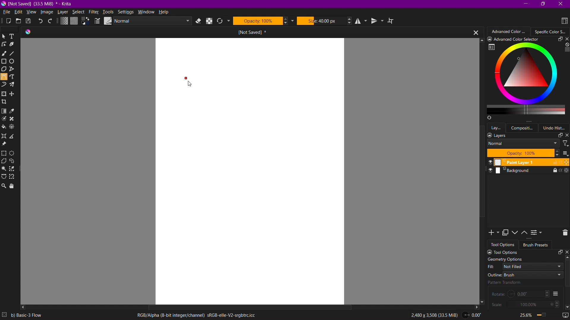  I want to click on Close, so click(473, 32).